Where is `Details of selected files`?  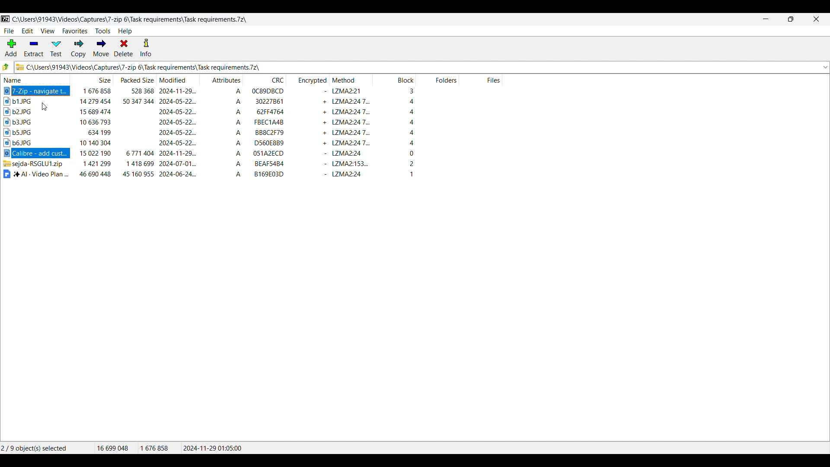 Details of selected files is located at coordinates (171, 448).